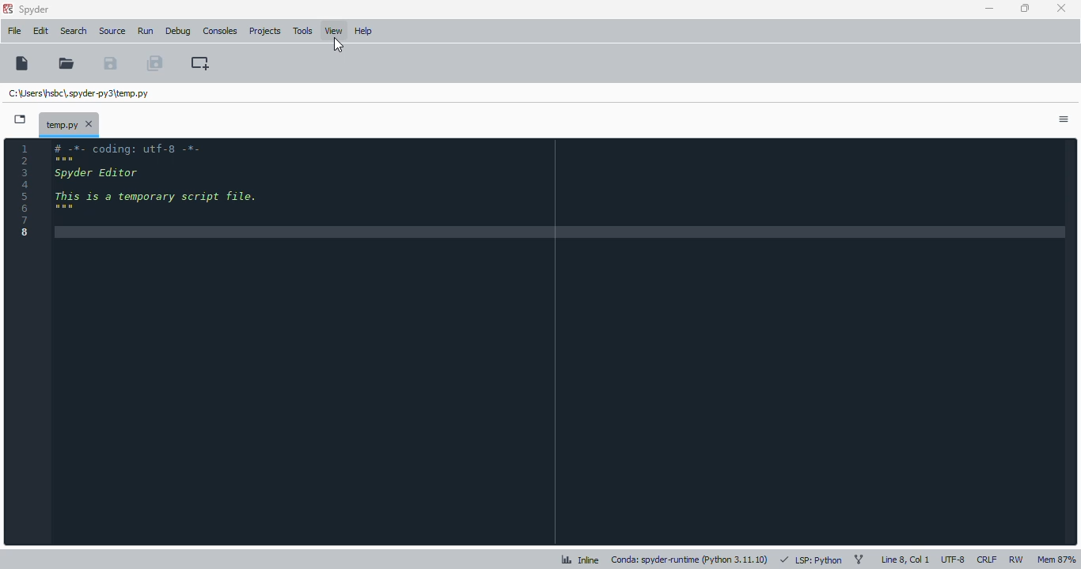 Image resolution: width=1081 pixels, height=569 pixels. What do you see at coordinates (362, 32) in the screenshot?
I see `help` at bounding box center [362, 32].